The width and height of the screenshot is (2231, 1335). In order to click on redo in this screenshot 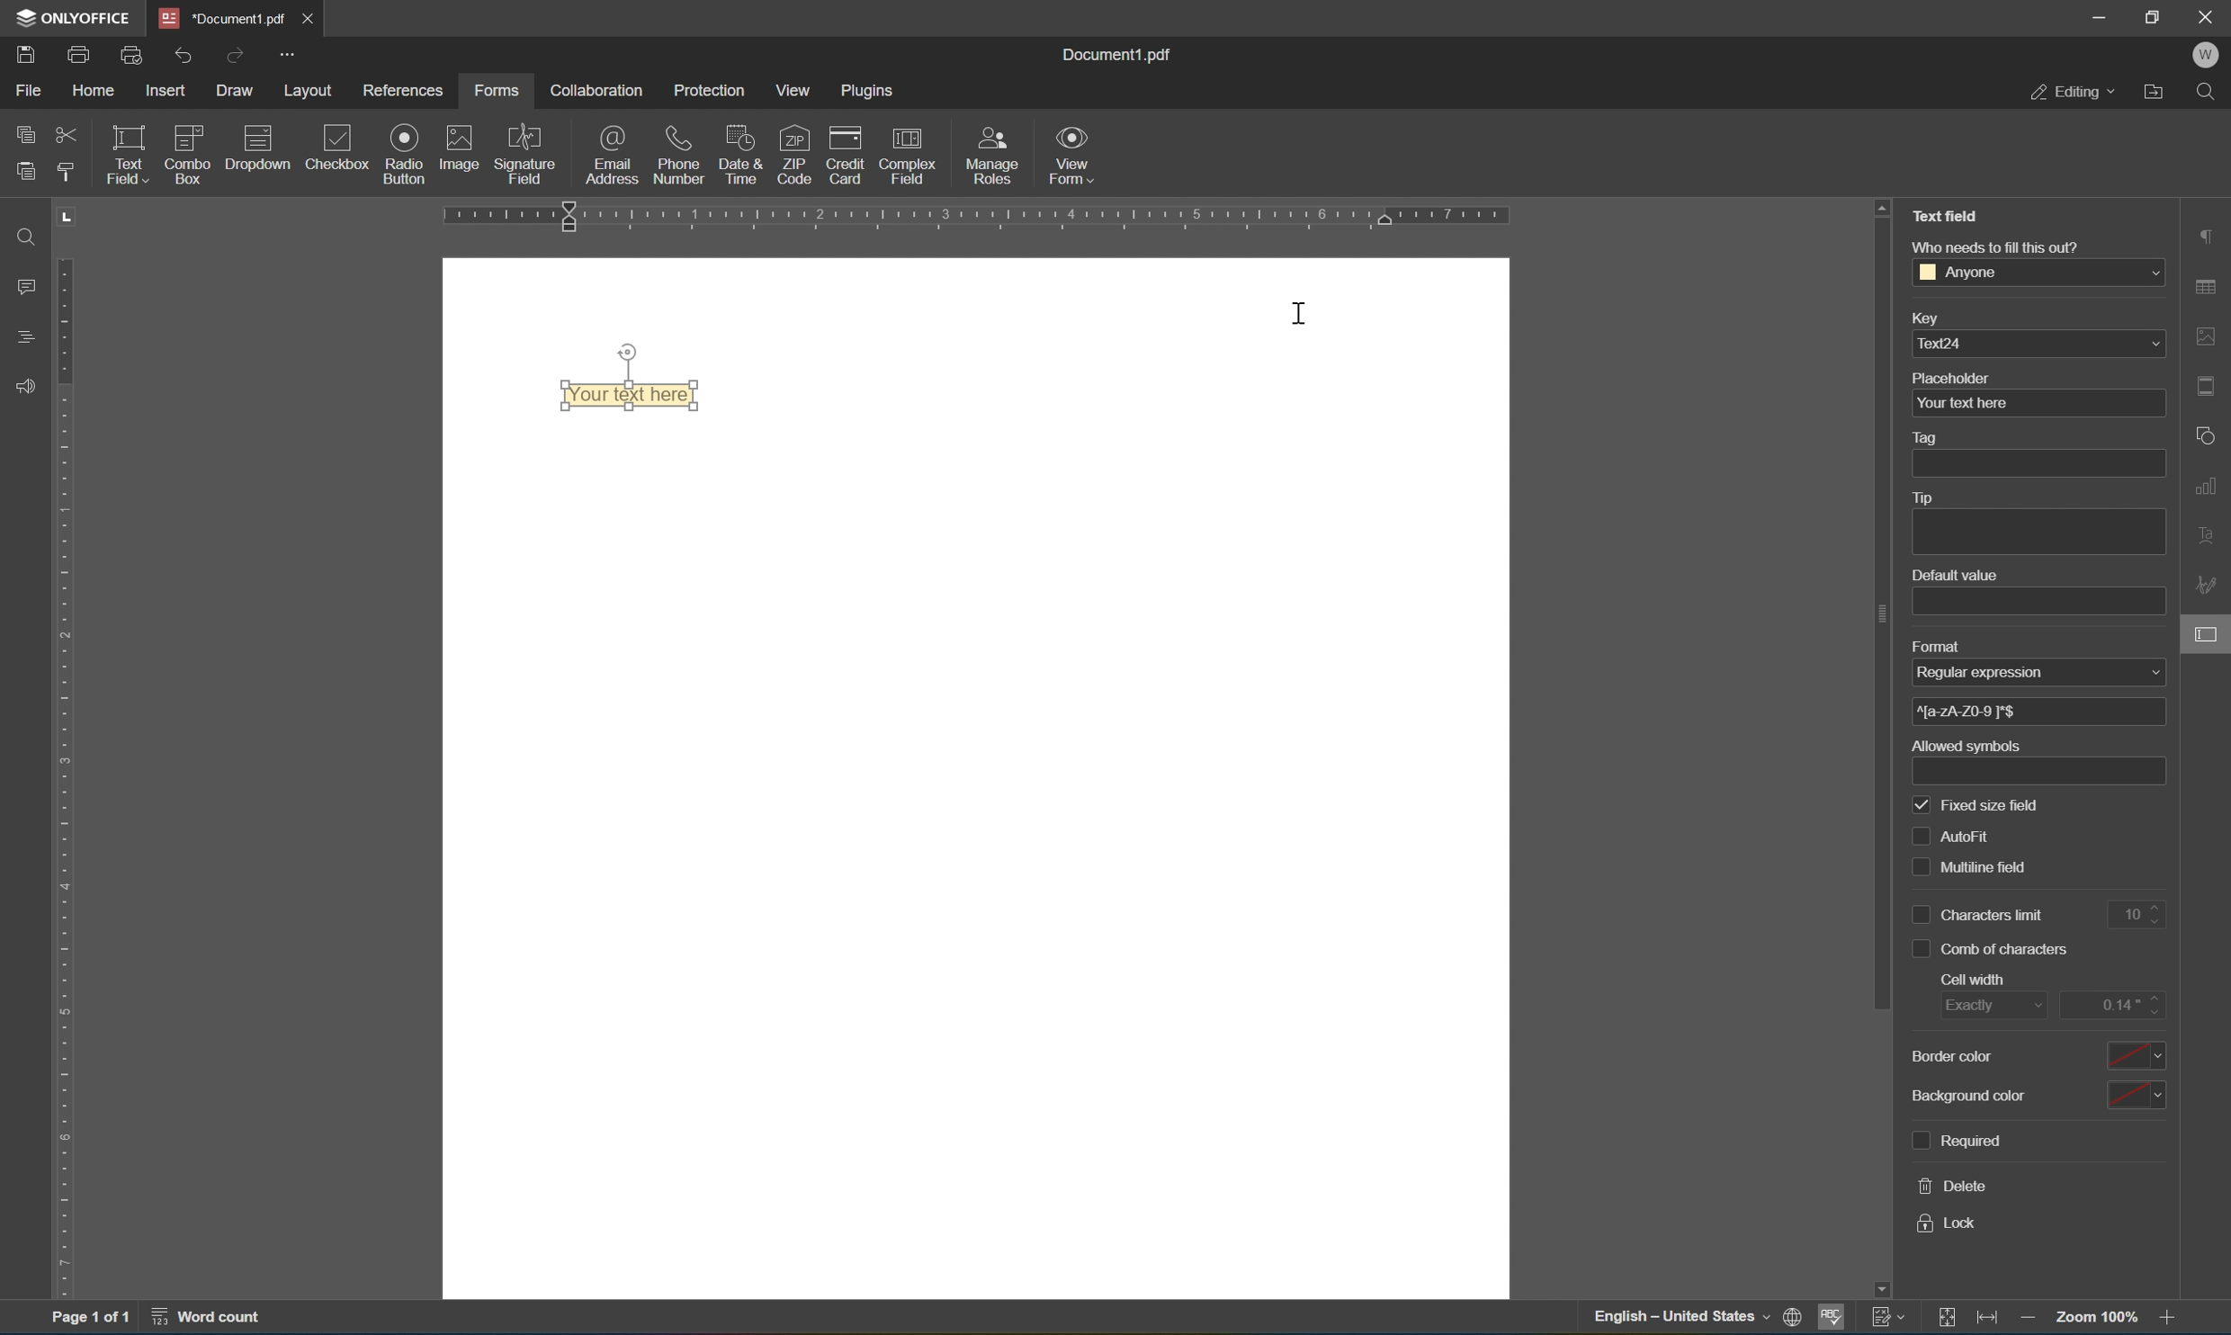, I will do `click(238, 55)`.